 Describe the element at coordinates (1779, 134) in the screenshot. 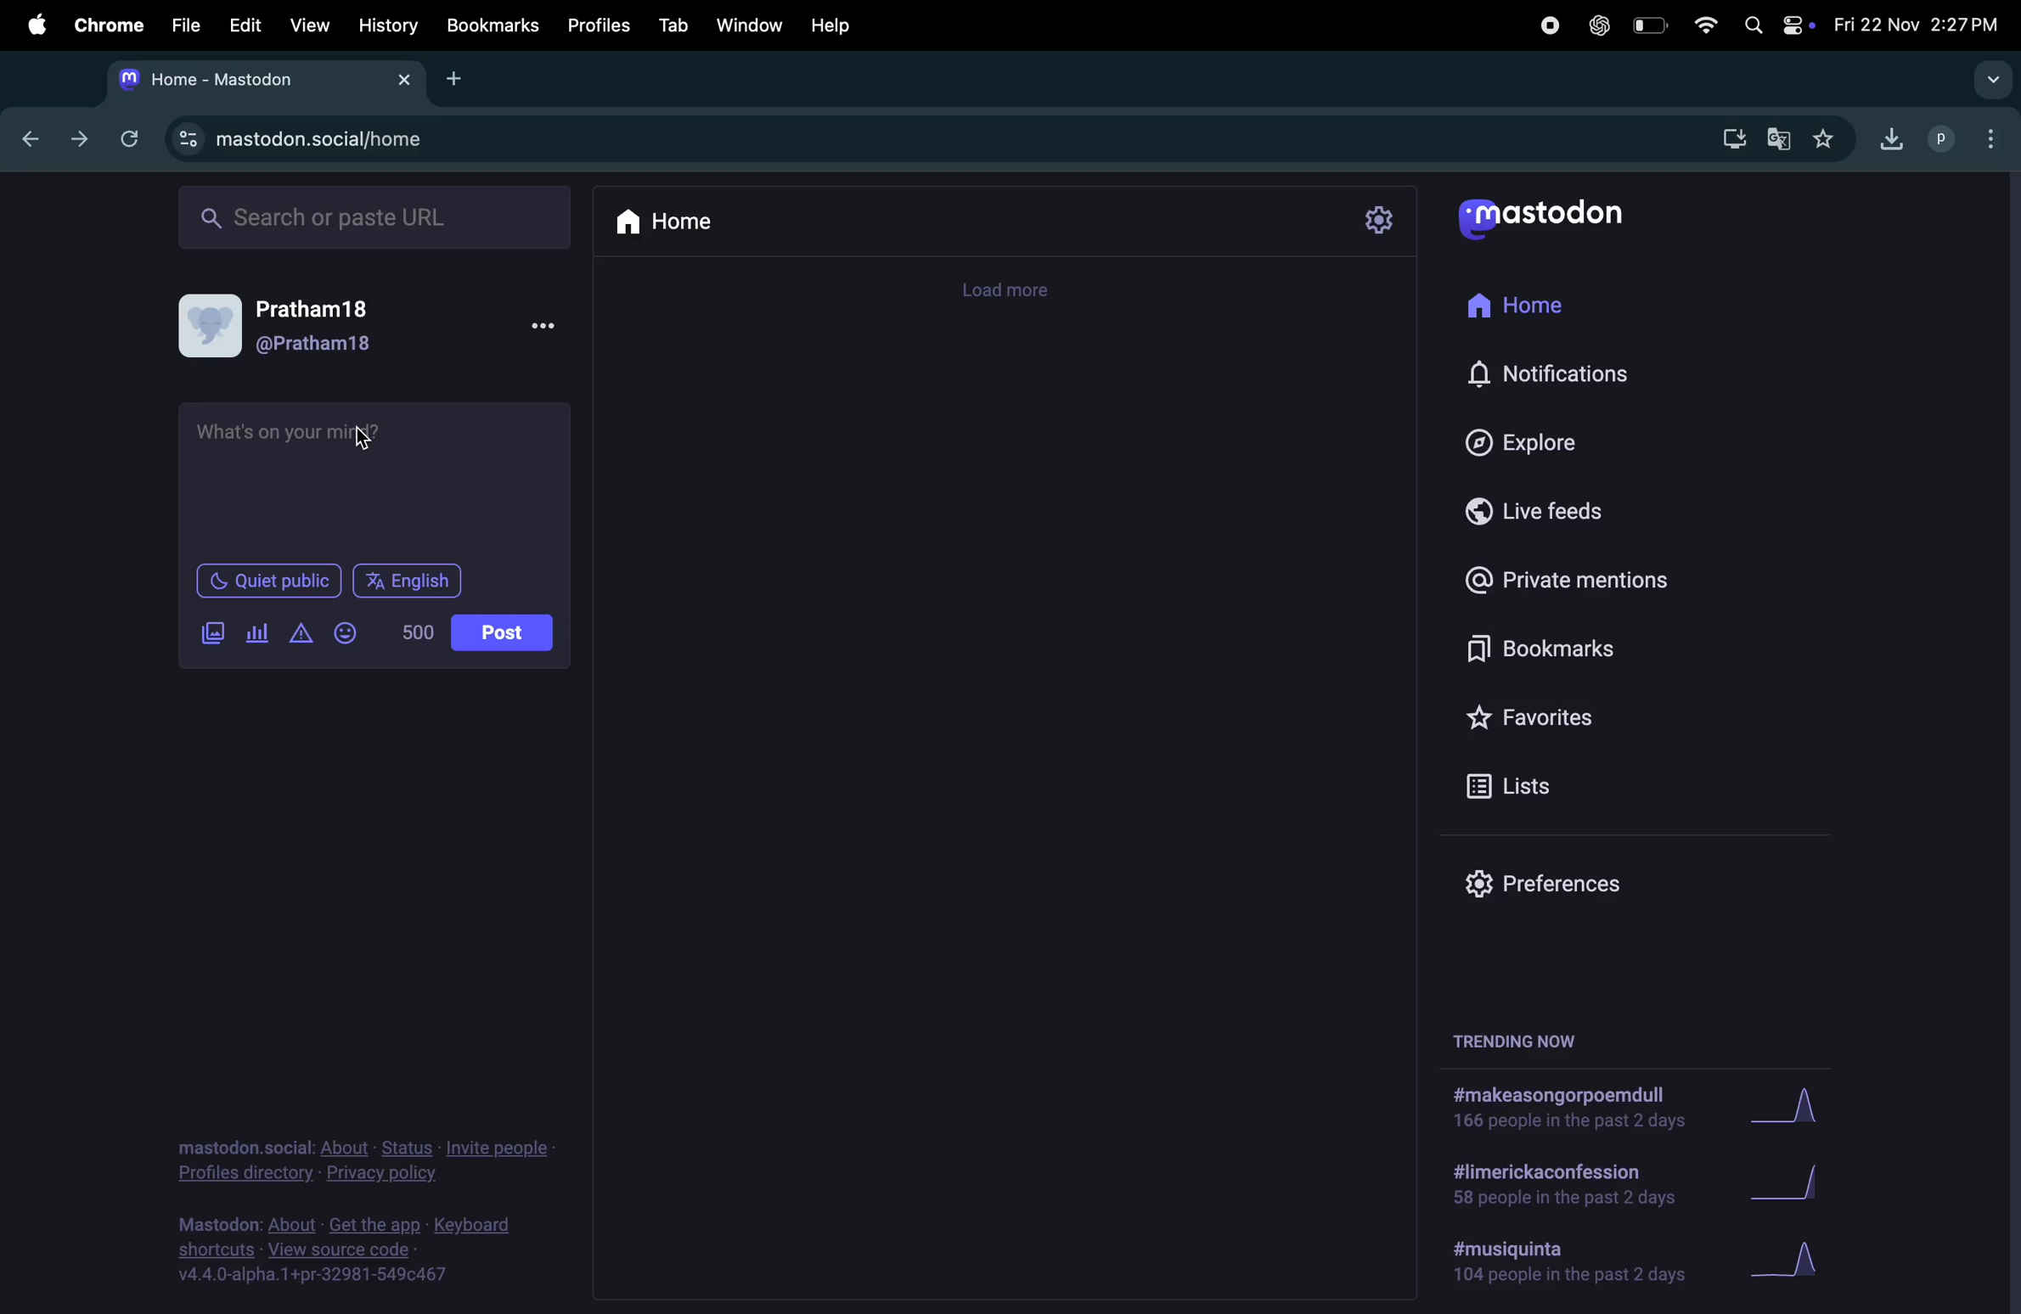

I see `translate` at that location.